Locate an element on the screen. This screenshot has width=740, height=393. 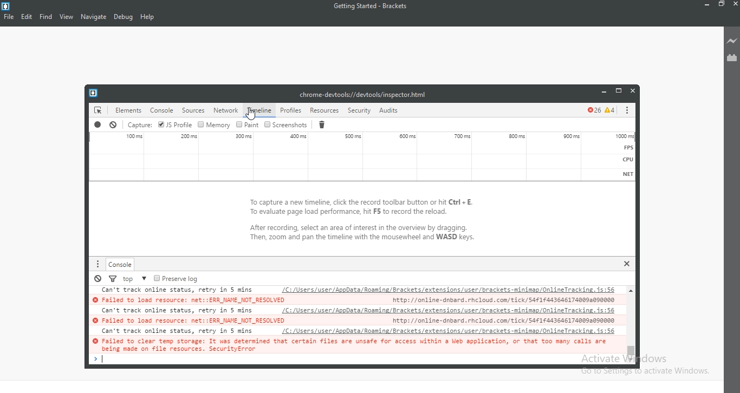
Live preview is located at coordinates (732, 41).